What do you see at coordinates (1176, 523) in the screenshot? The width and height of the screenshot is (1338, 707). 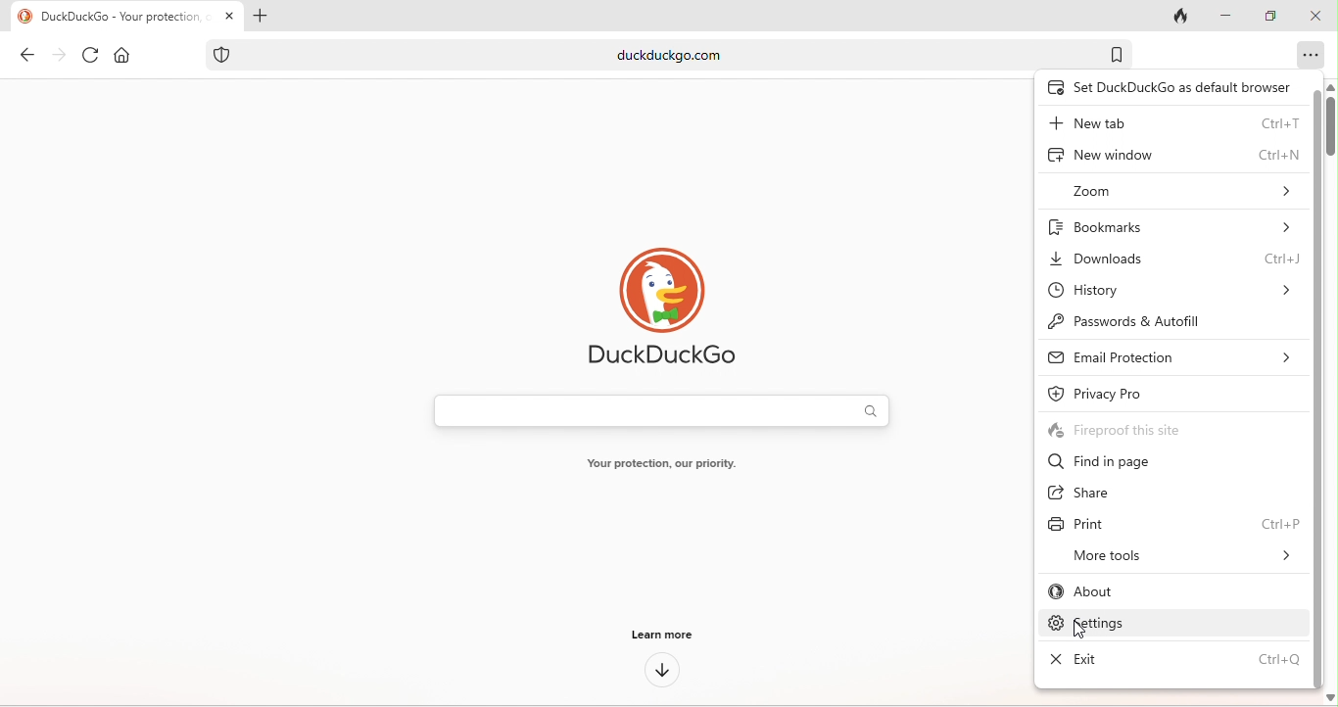 I see `print` at bounding box center [1176, 523].